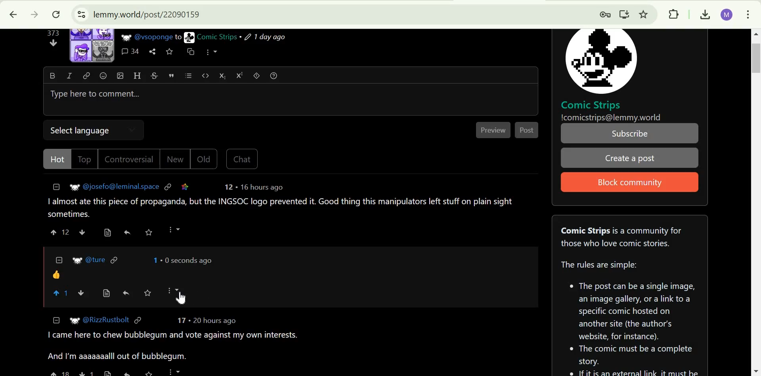 This screenshot has width=761, height=376. Describe the element at coordinates (103, 76) in the screenshot. I see `Emoji` at that location.